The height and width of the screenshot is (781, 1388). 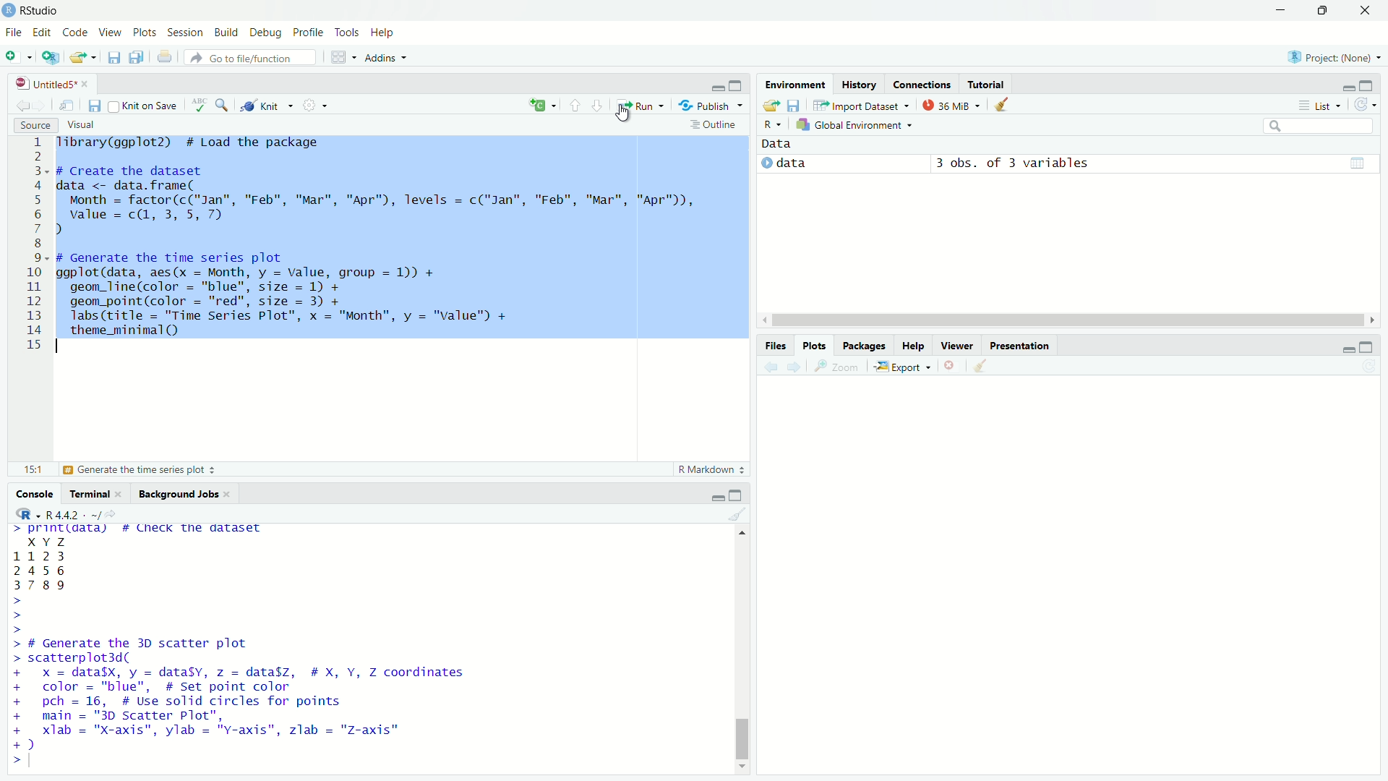 What do you see at coordinates (38, 761) in the screenshot?
I see `typing cursor` at bounding box center [38, 761].